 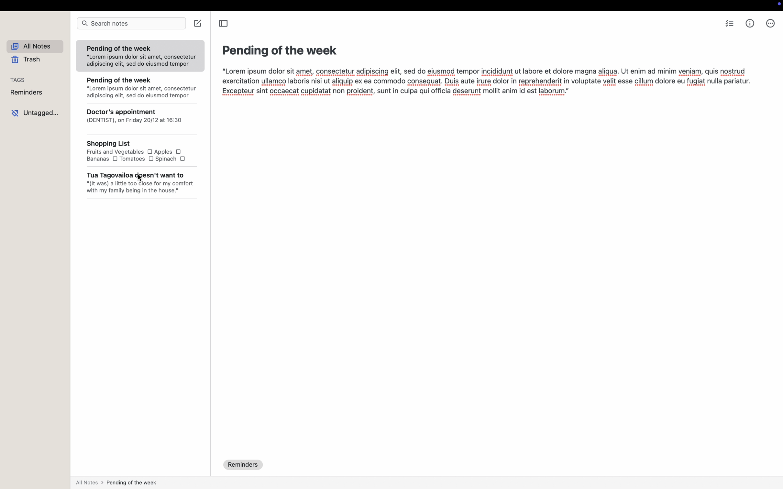 What do you see at coordinates (777, 5) in the screenshot?
I see `screen controls` at bounding box center [777, 5].